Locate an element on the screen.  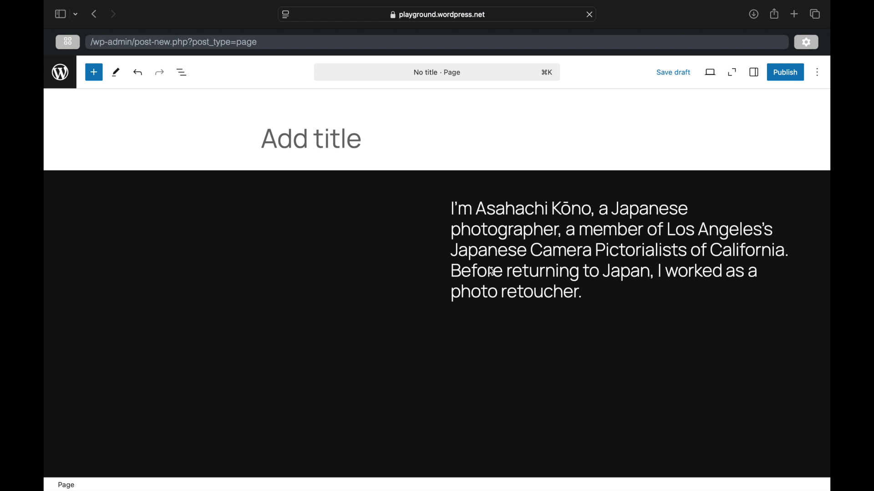
dropdown is located at coordinates (76, 14).